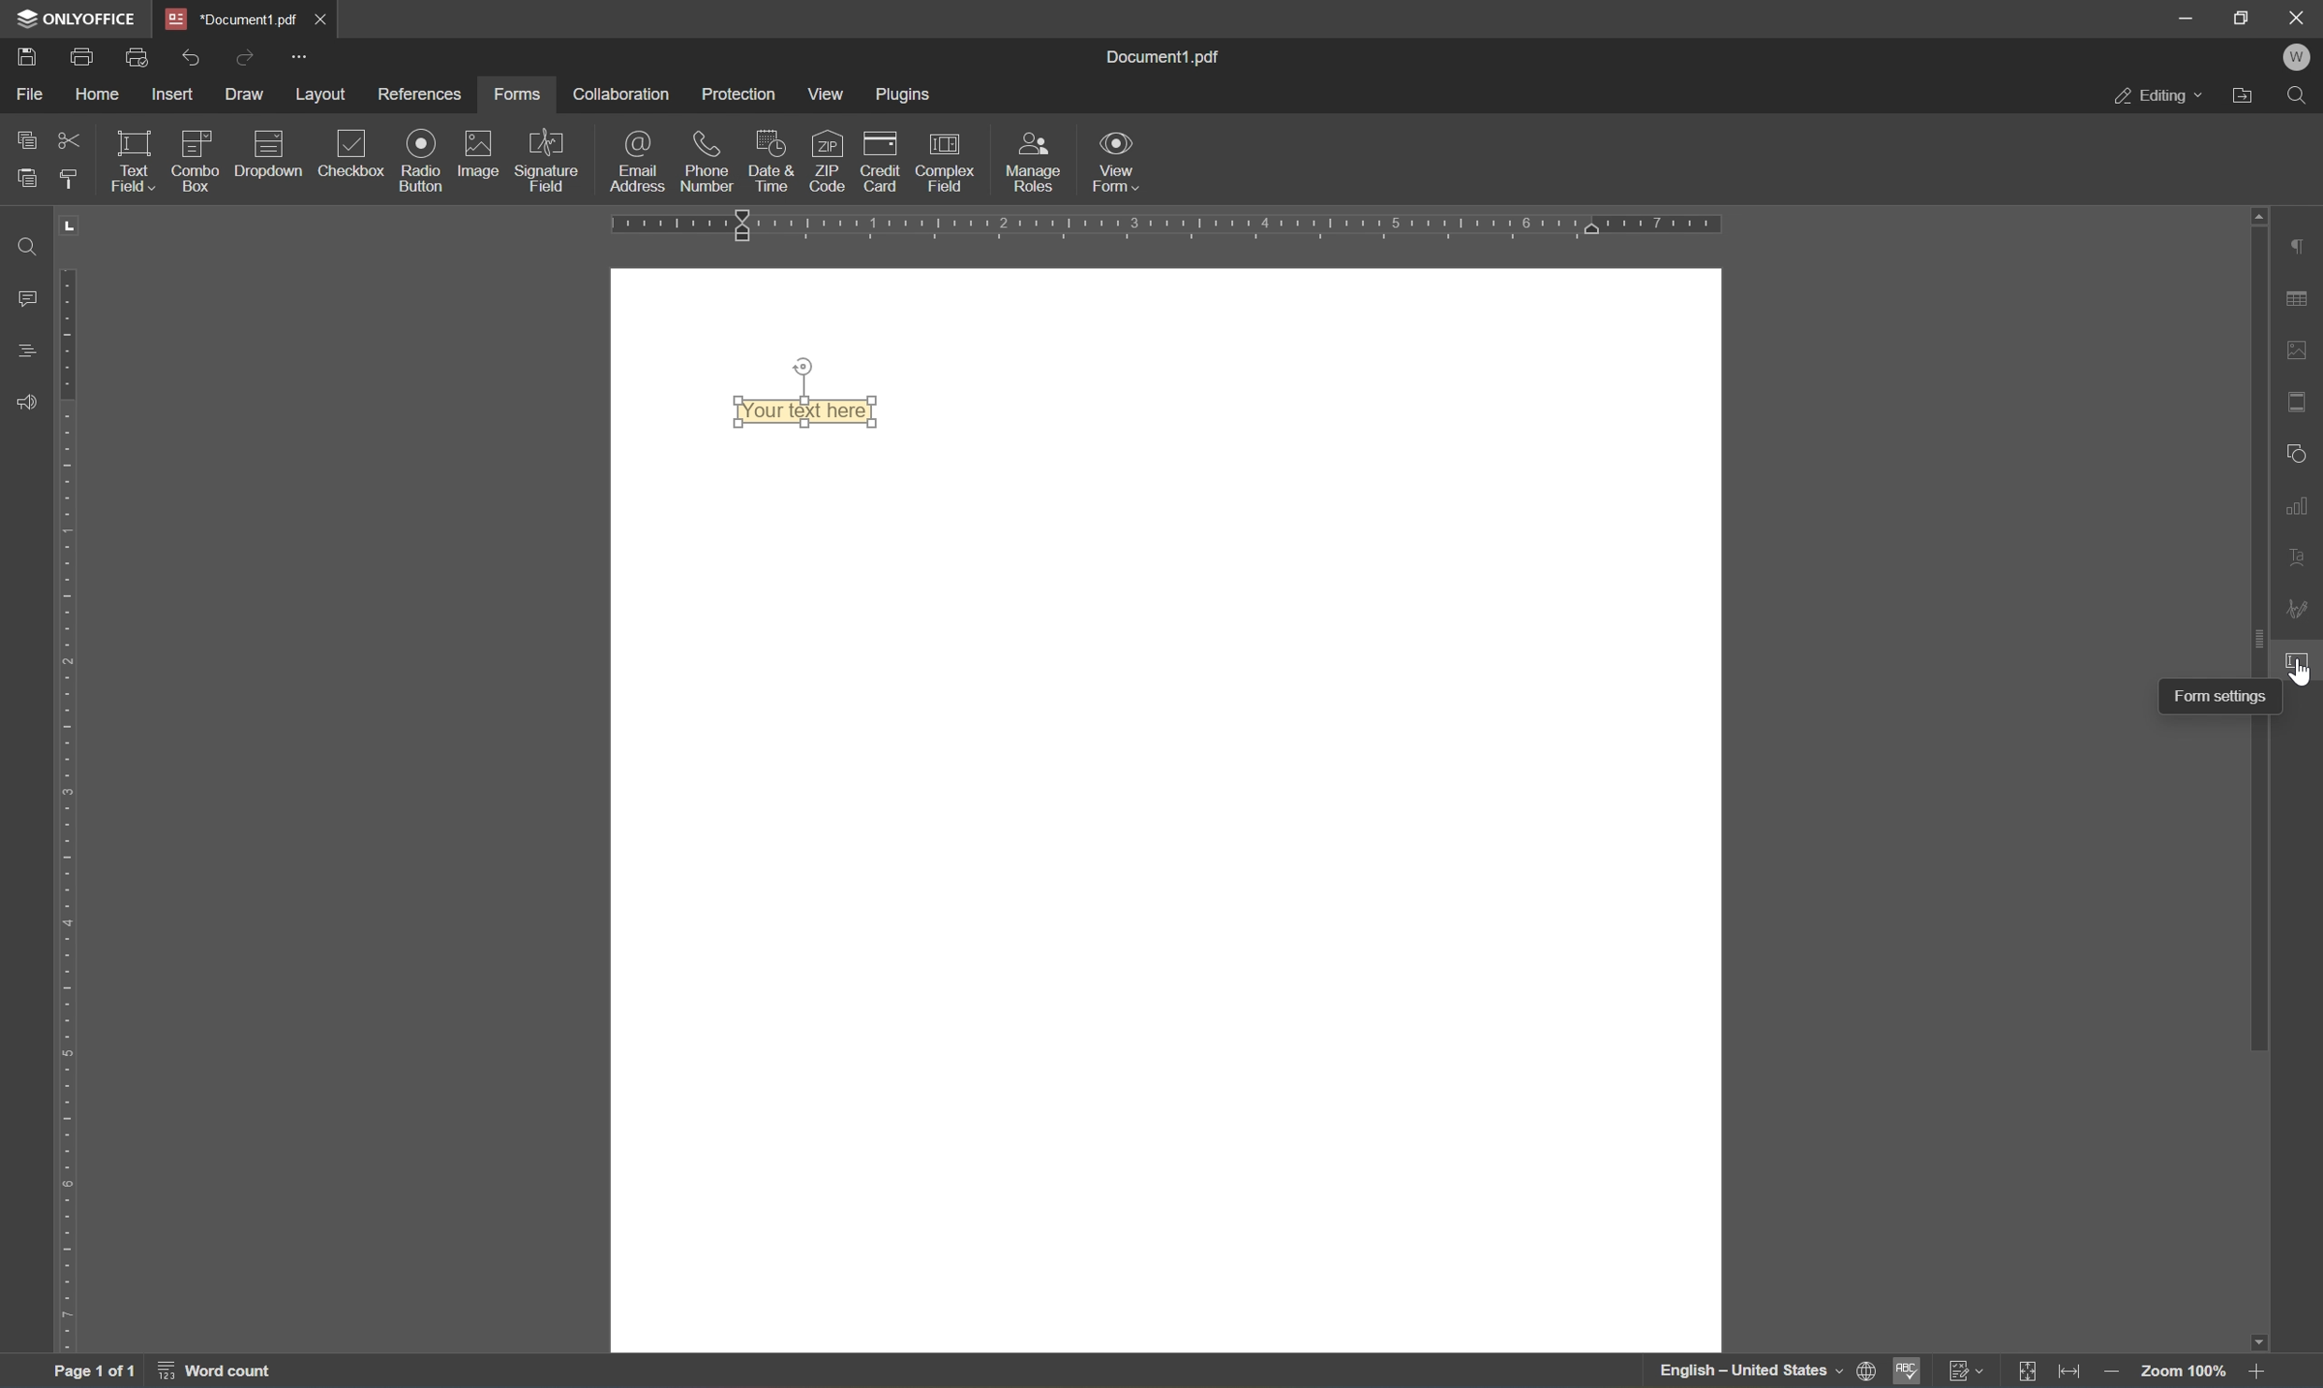 The image size is (2323, 1388). What do you see at coordinates (2300, 658) in the screenshot?
I see `form settings` at bounding box center [2300, 658].